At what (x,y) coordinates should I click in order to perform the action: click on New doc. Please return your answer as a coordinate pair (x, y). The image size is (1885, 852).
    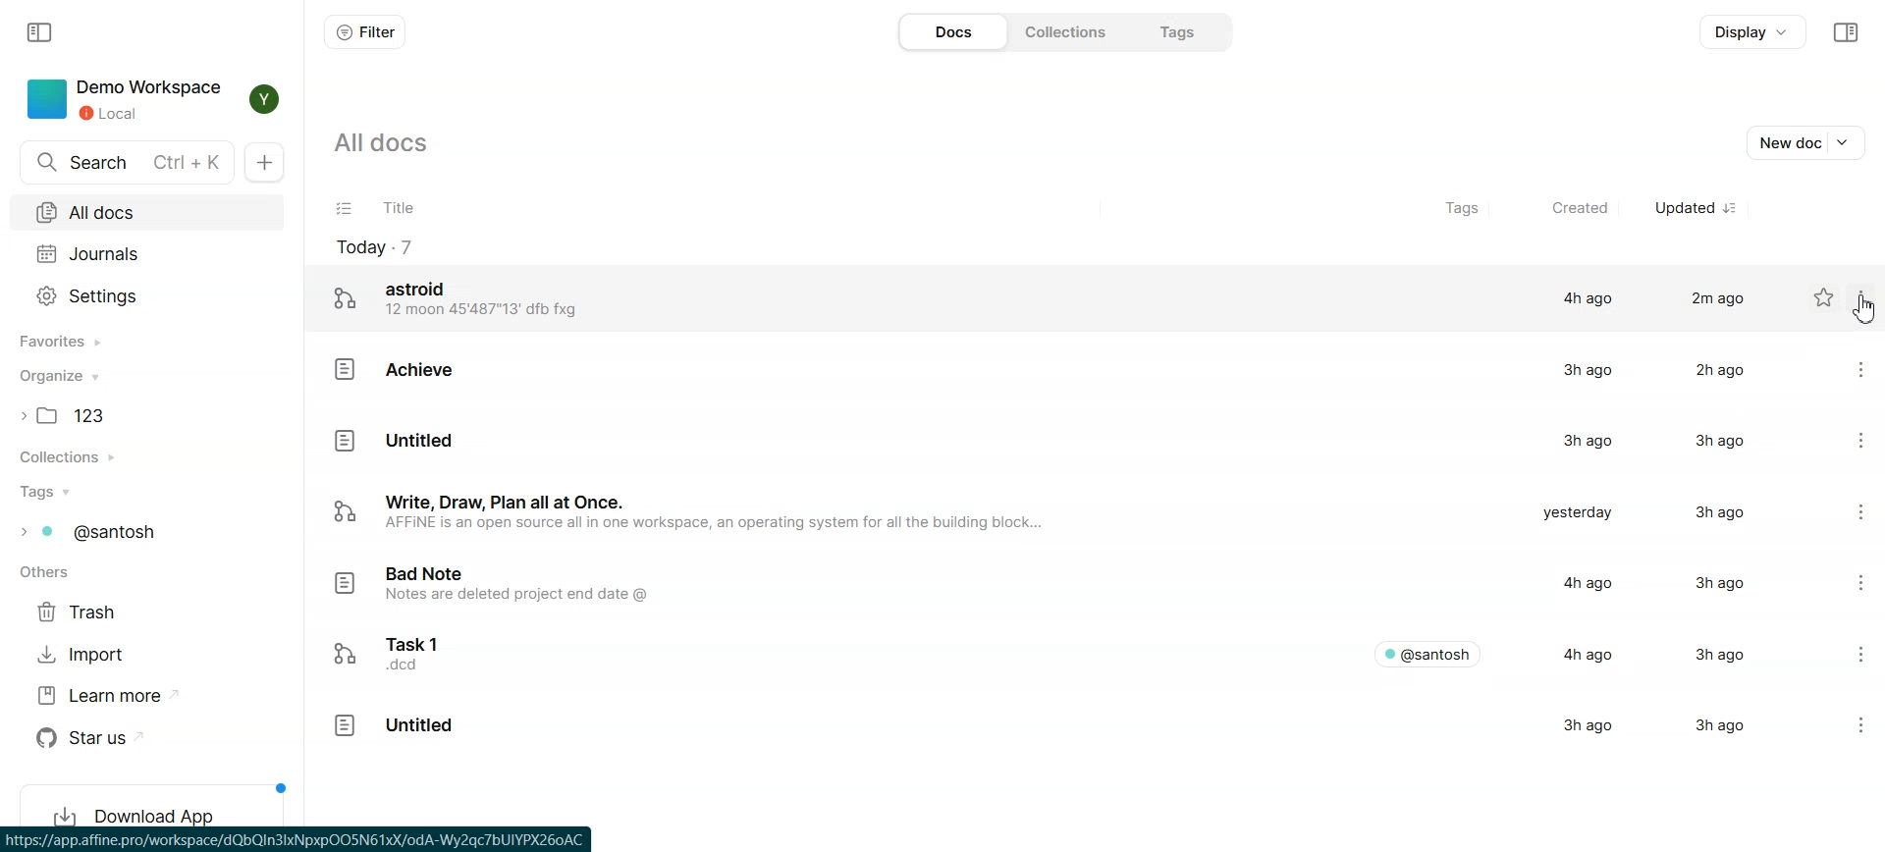
    Looking at the image, I should click on (266, 161).